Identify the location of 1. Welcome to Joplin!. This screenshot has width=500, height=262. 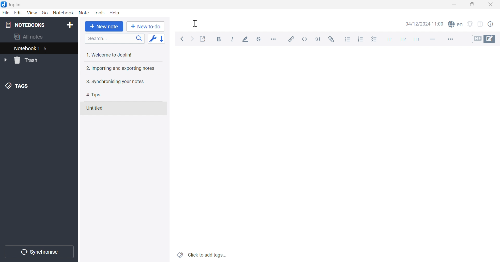
(111, 54).